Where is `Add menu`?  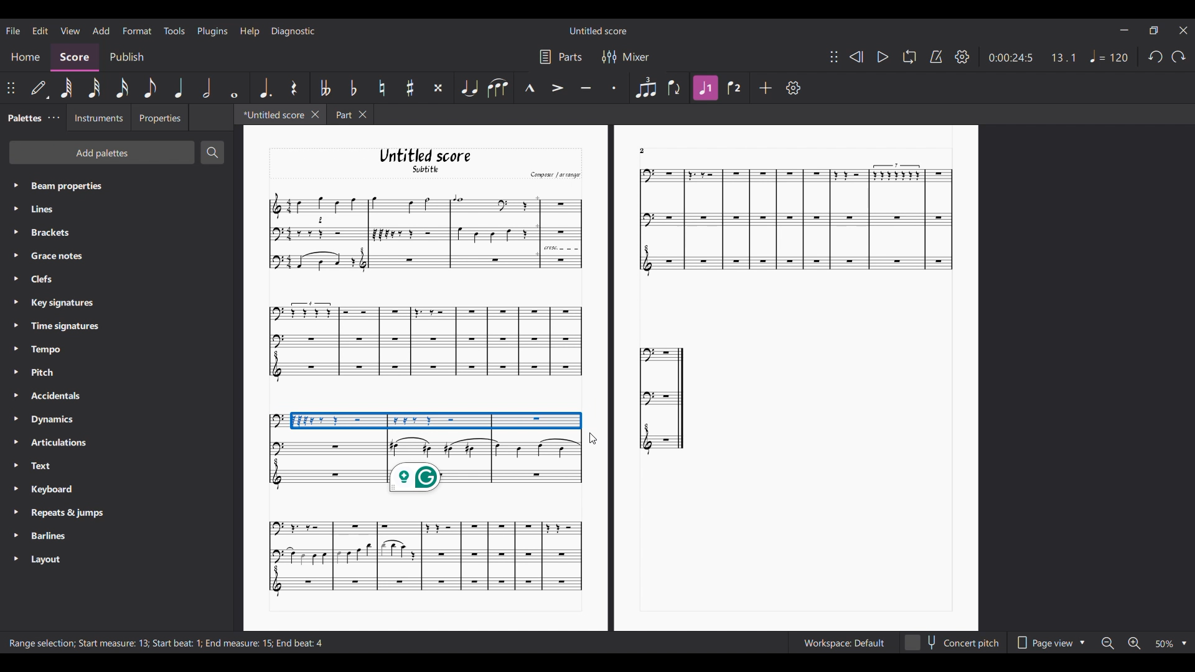
Add menu is located at coordinates (100, 30).